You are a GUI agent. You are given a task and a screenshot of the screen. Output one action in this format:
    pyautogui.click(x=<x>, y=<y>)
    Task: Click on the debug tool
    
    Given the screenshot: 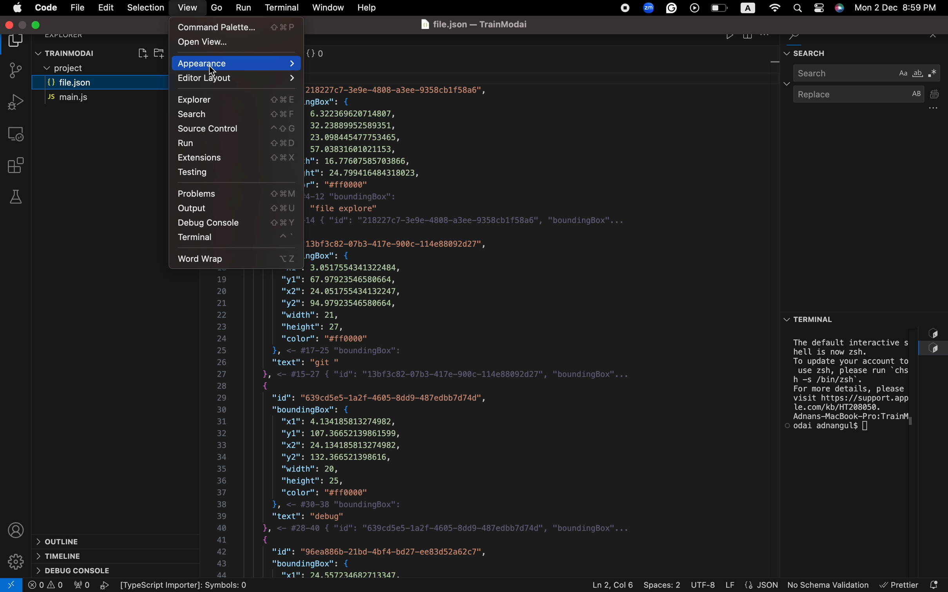 What is the action you would take?
    pyautogui.click(x=14, y=101)
    